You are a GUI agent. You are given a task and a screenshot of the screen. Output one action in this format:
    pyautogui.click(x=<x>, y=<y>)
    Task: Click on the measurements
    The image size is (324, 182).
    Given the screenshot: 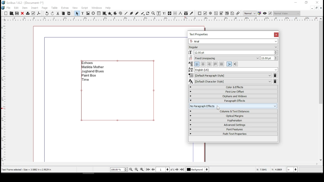 What is the action you would take?
    pyautogui.click(x=180, y=13)
    